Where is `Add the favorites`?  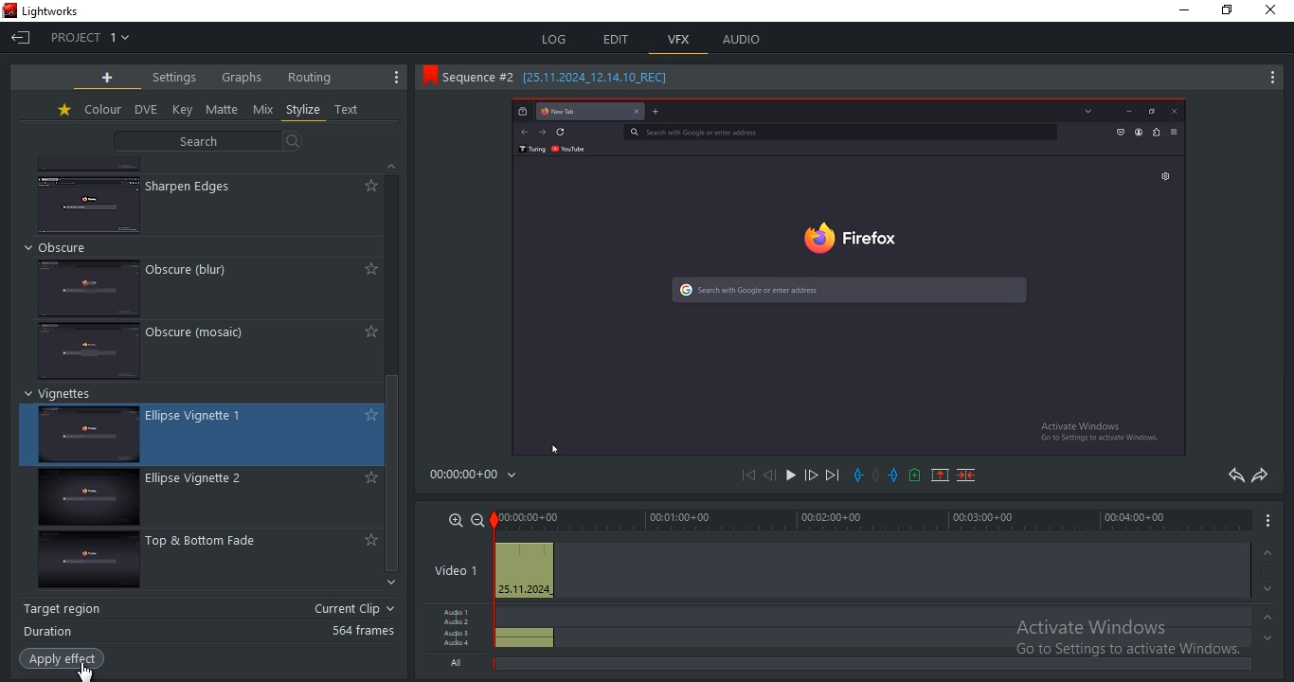
Add the favorites is located at coordinates (368, 539).